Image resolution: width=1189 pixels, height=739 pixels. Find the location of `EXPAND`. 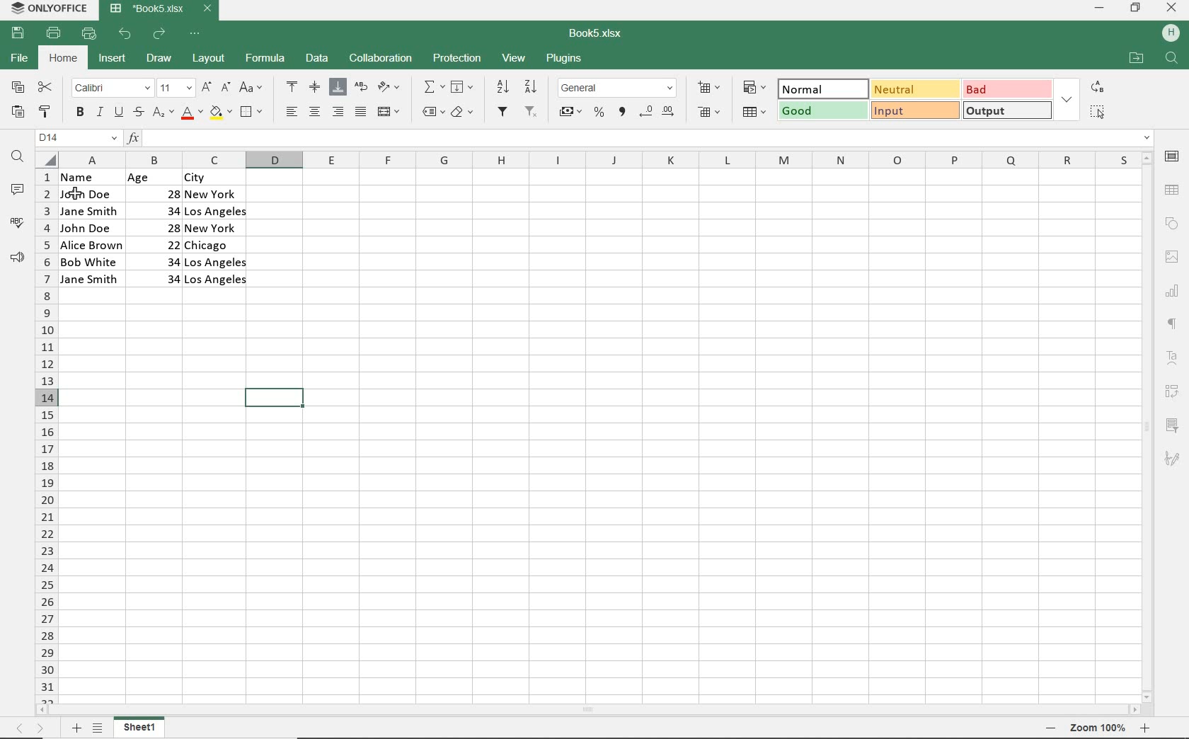

EXPAND is located at coordinates (1067, 99).